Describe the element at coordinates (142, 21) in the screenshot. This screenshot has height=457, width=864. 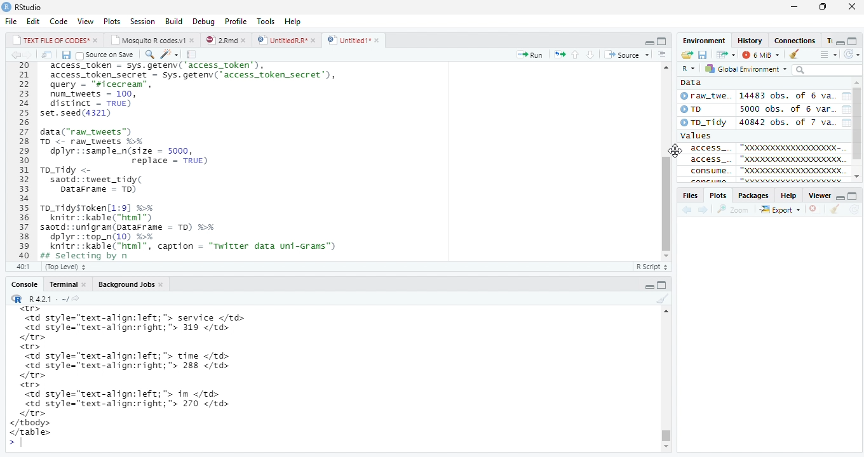
I see `Session` at that location.